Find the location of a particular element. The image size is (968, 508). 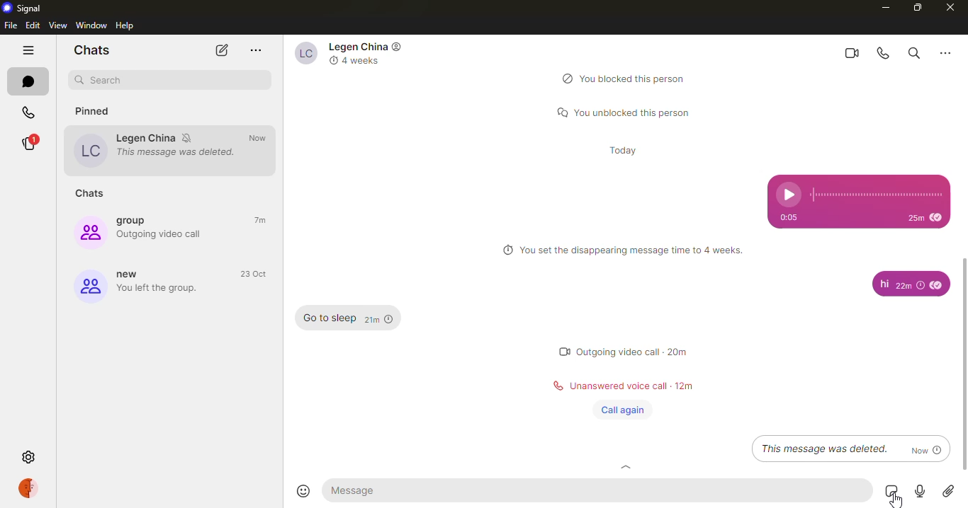

edit is located at coordinates (33, 25).